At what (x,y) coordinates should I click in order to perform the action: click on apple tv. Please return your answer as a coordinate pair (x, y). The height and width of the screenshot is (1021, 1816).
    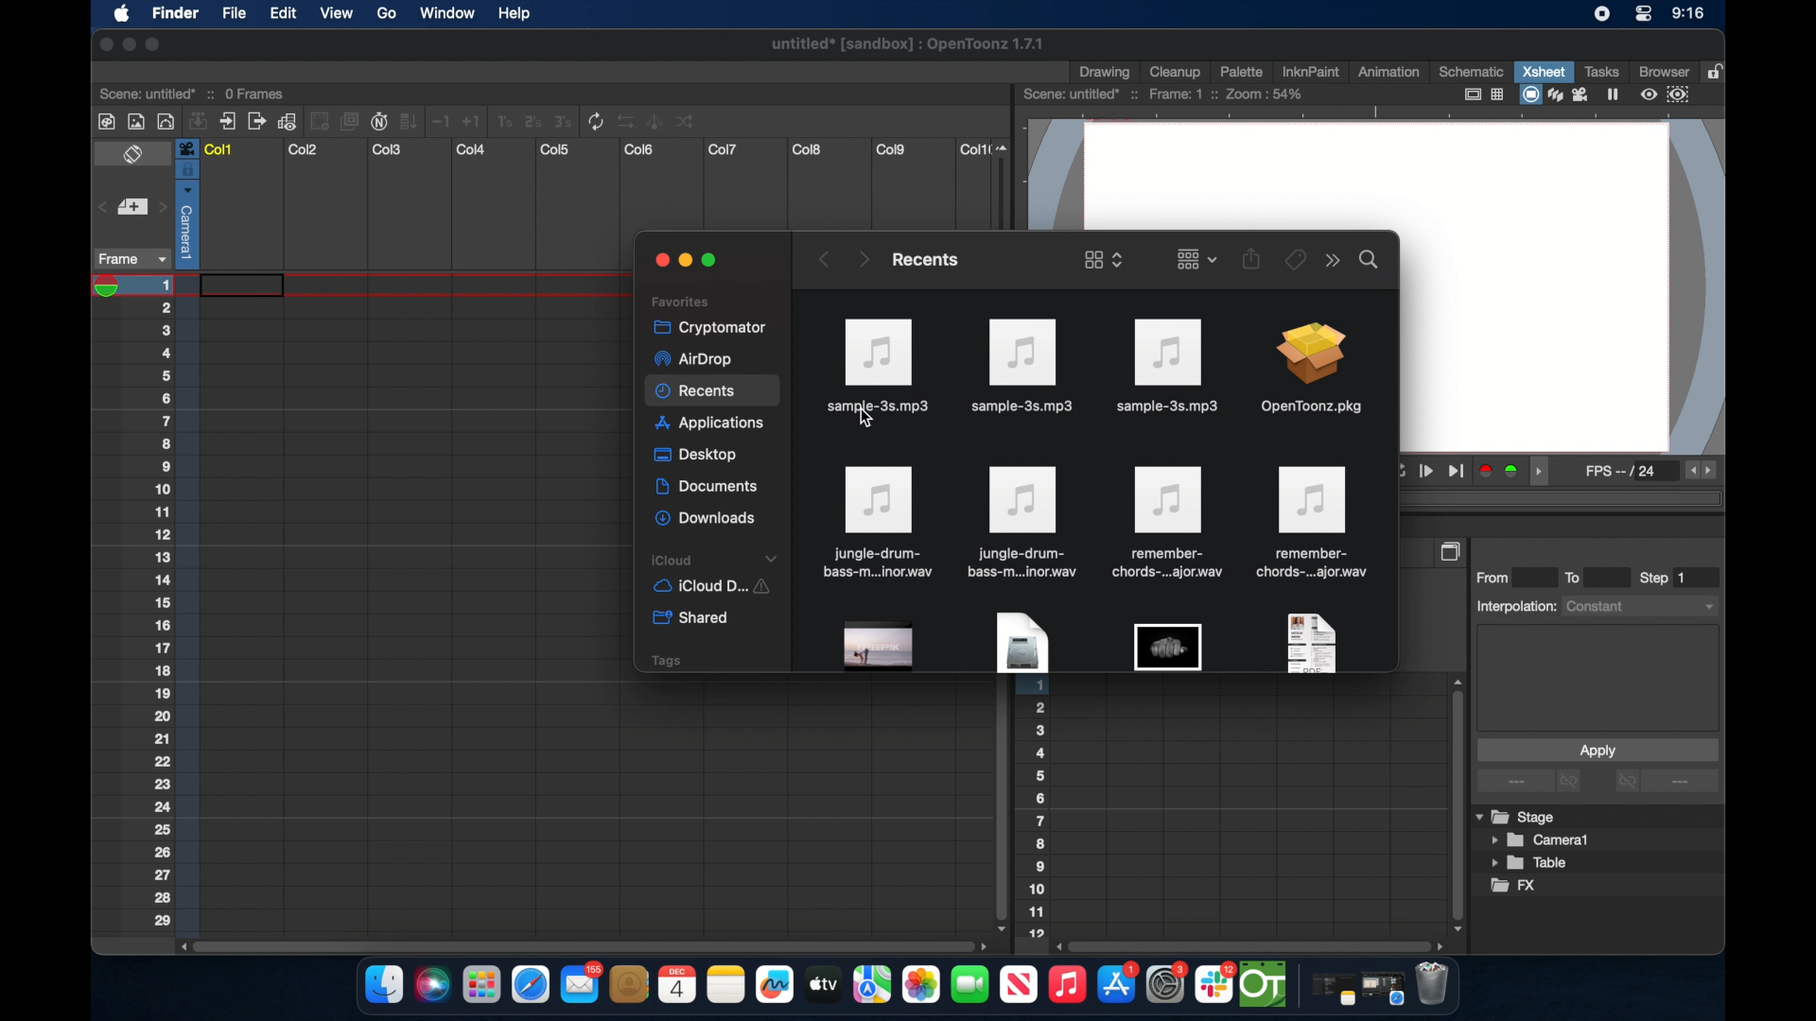
    Looking at the image, I should click on (822, 984).